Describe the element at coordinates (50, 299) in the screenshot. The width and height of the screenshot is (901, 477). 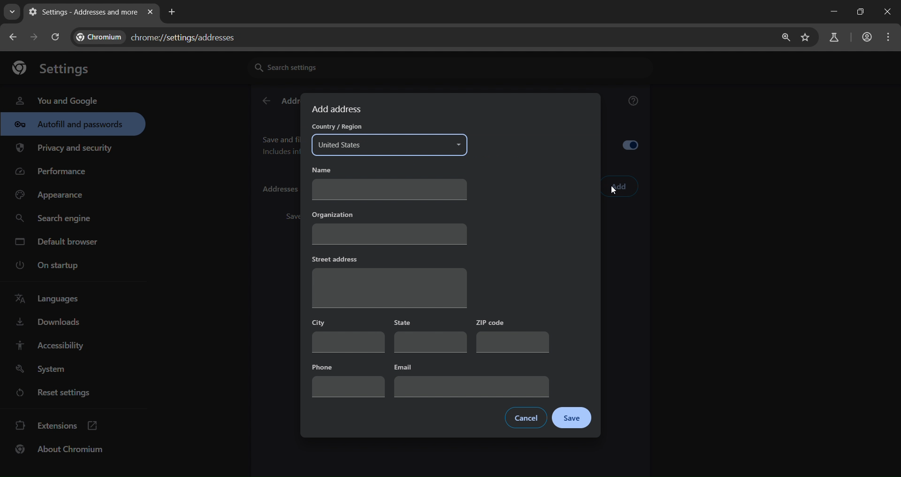
I see `language` at that location.